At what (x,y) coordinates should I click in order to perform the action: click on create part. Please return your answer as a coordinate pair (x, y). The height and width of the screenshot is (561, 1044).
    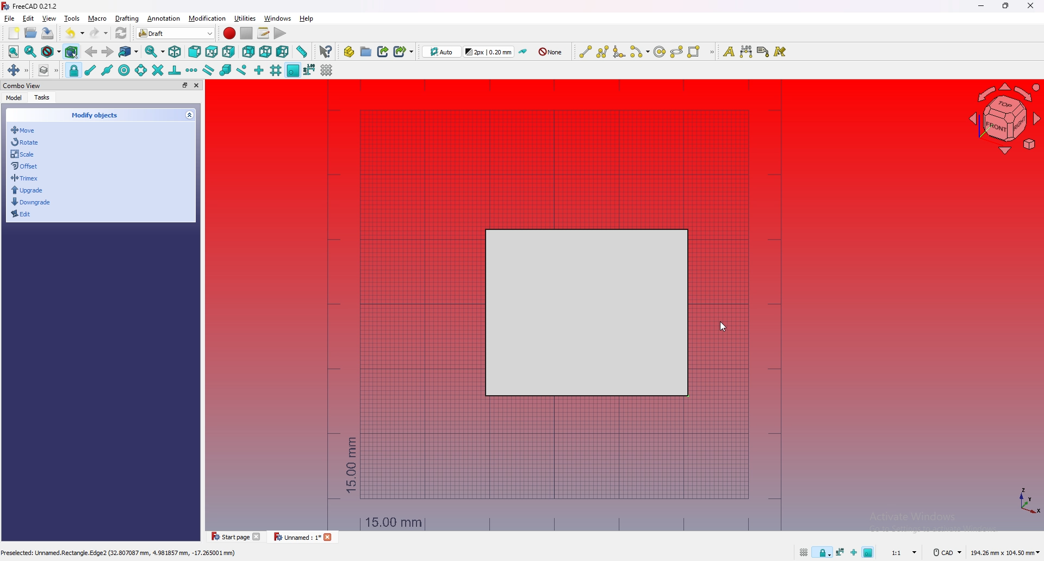
    Looking at the image, I should click on (349, 52).